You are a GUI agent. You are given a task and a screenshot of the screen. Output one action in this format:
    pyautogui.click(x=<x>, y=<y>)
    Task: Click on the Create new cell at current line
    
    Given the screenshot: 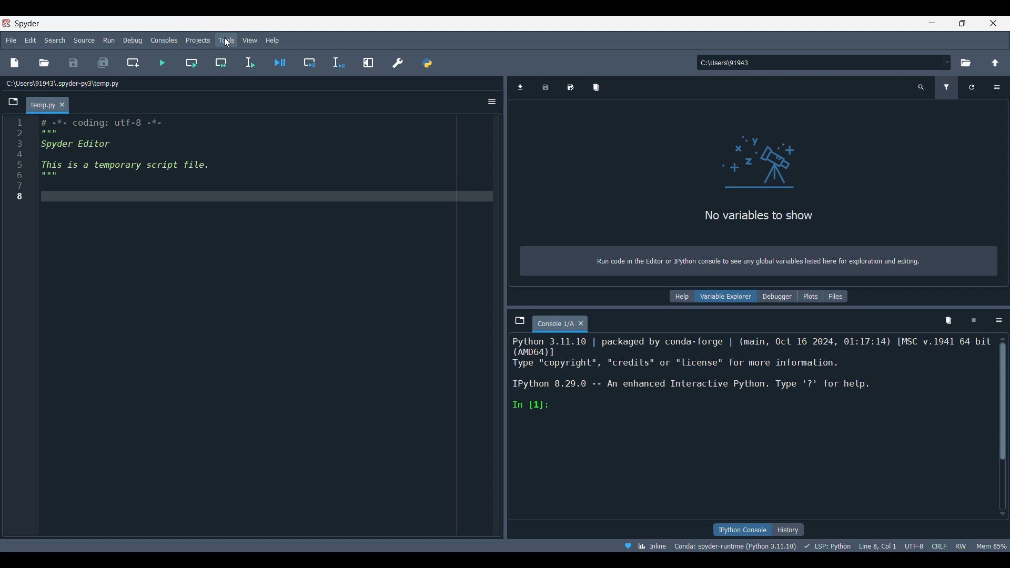 What is the action you would take?
    pyautogui.click(x=133, y=63)
    